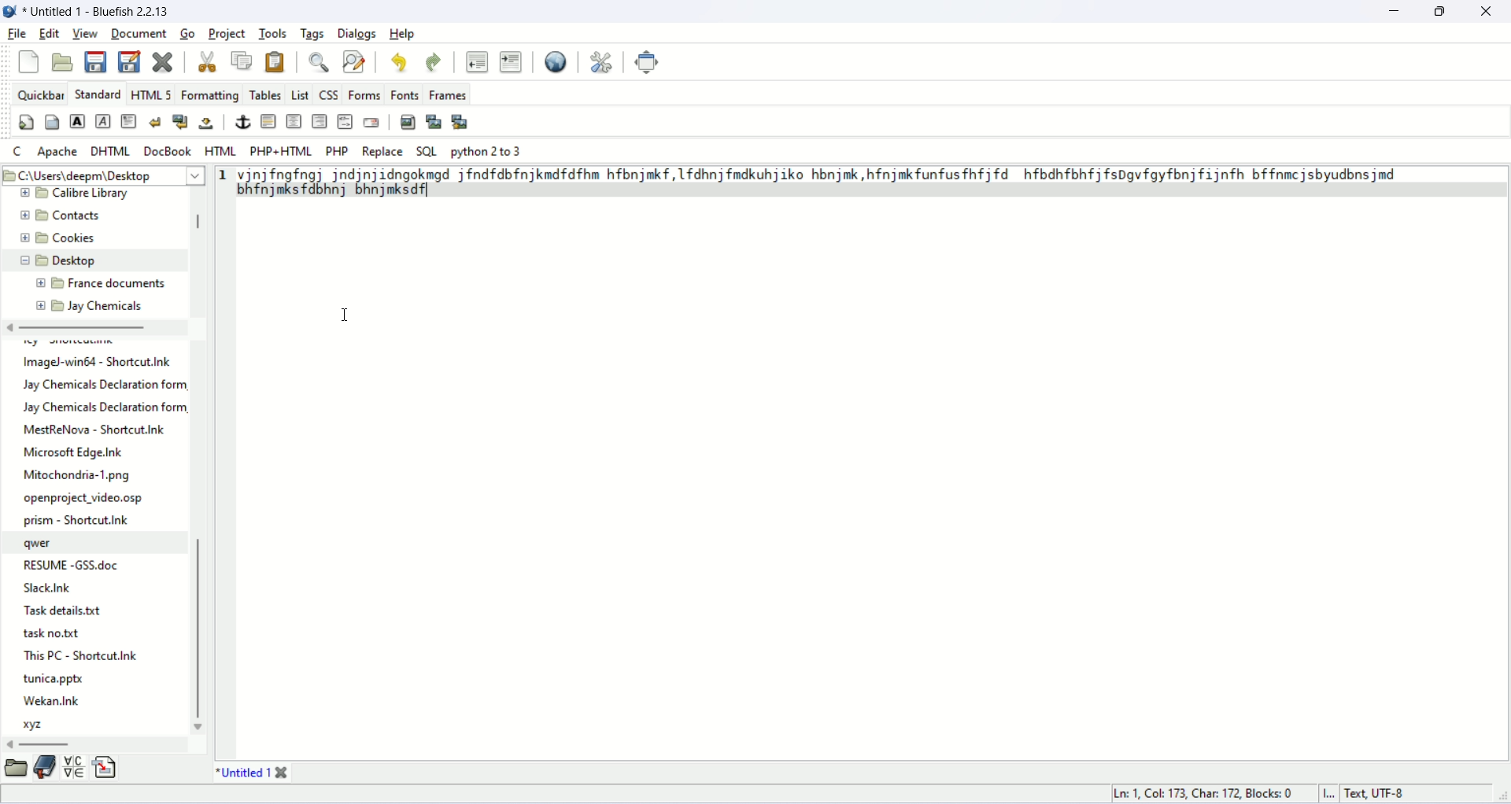  What do you see at coordinates (242, 121) in the screenshot?
I see `anchor` at bounding box center [242, 121].